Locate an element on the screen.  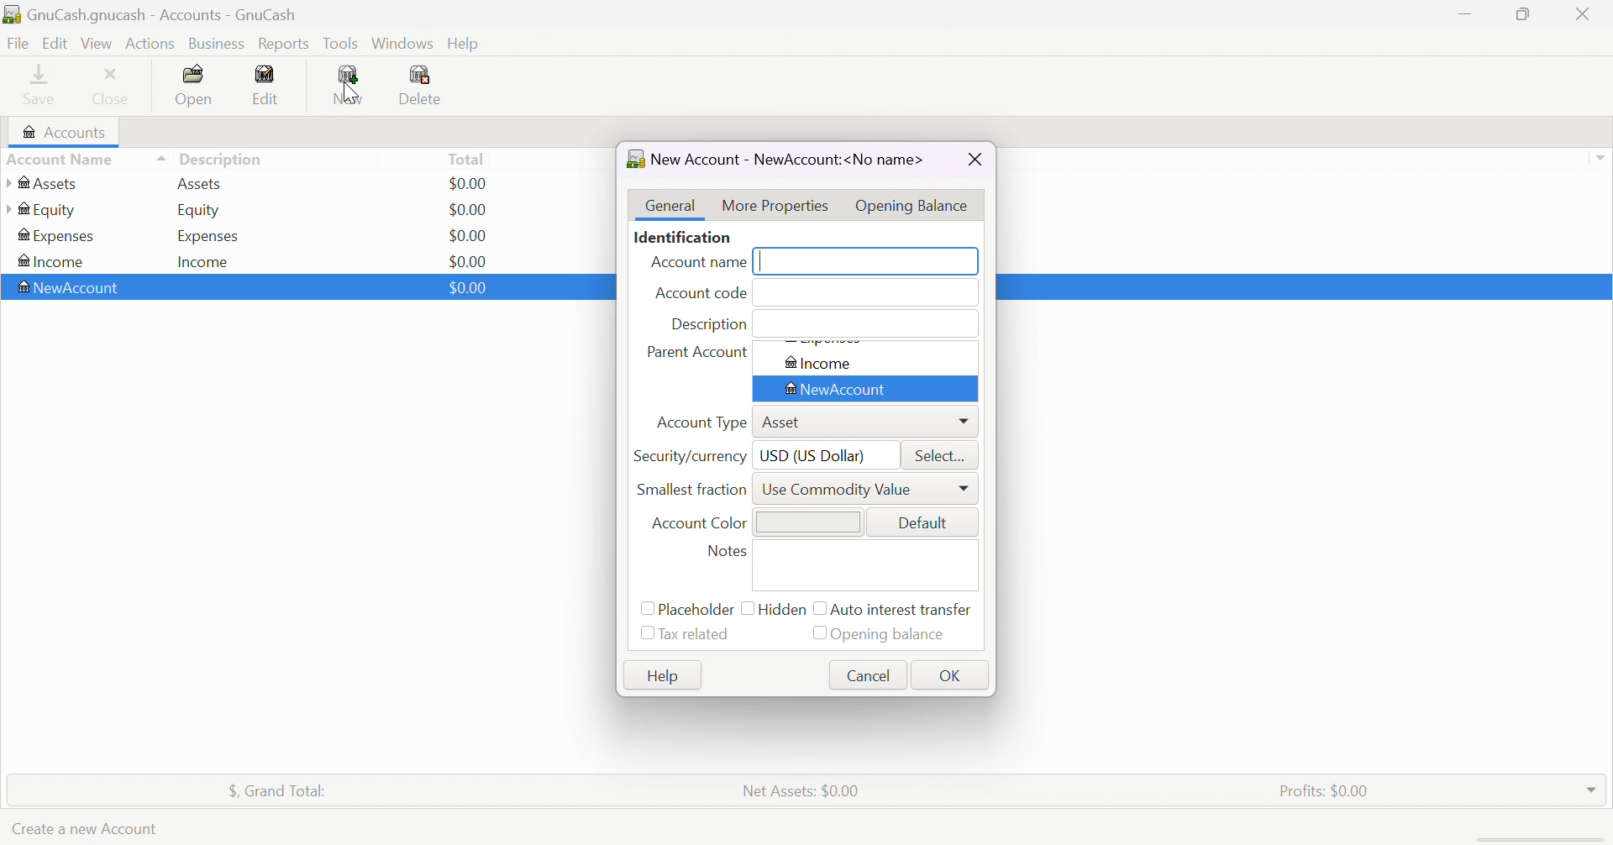
Smallest fraction is located at coordinates (693, 491).